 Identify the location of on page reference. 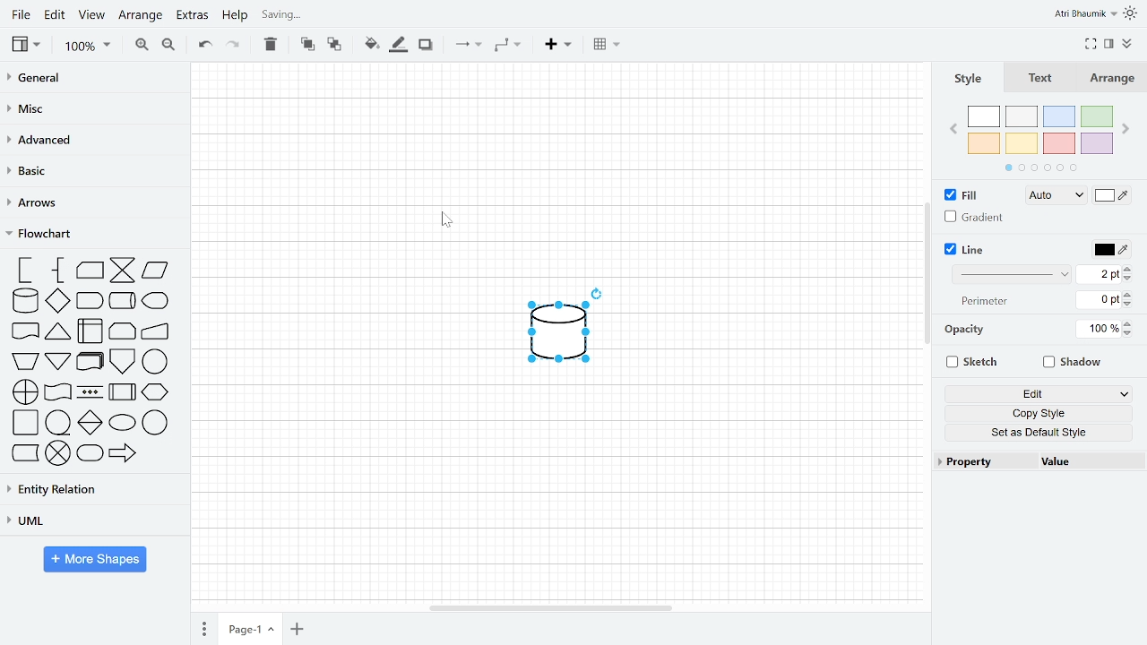
(156, 363).